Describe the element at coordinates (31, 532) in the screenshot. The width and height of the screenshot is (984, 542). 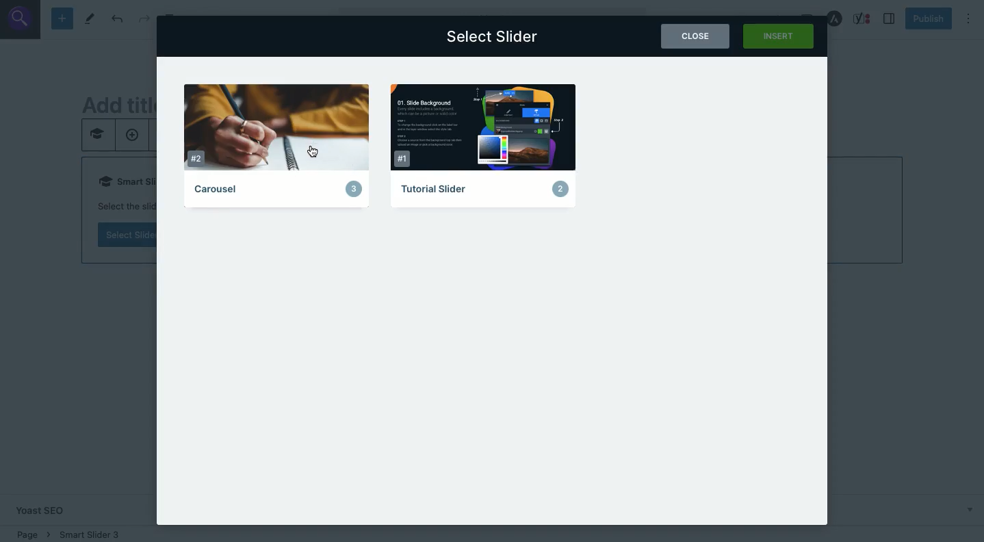
I see `Location` at that location.